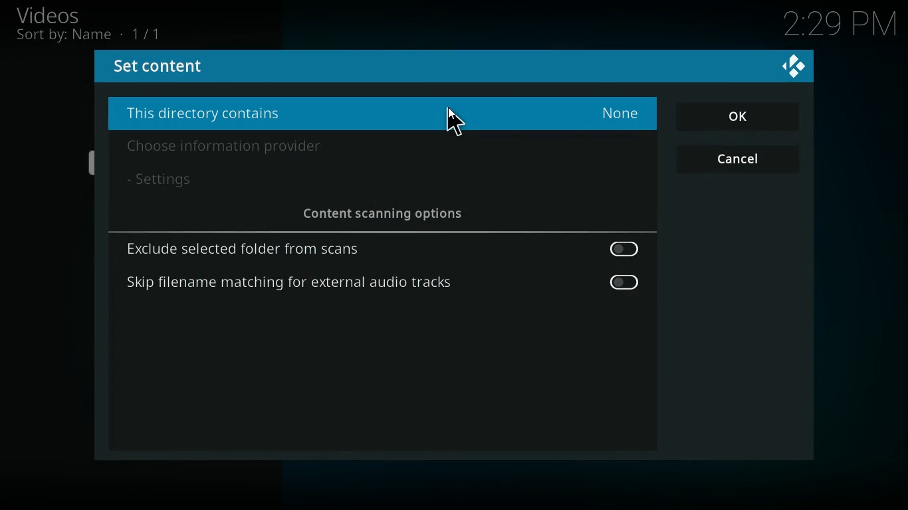 Image resolution: width=908 pixels, height=510 pixels. What do you see at coordinates (737, 161) in the screenshot?
I see `cancel` at bounding box center [737, 161].